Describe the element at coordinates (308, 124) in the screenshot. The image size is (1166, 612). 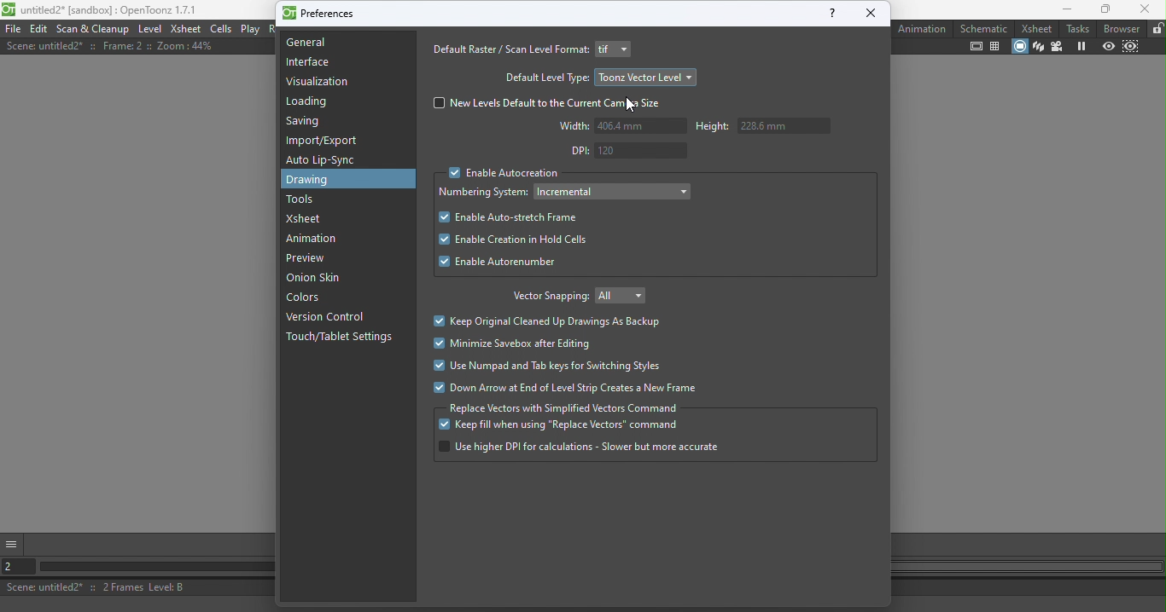
I see `Saving` at that location.